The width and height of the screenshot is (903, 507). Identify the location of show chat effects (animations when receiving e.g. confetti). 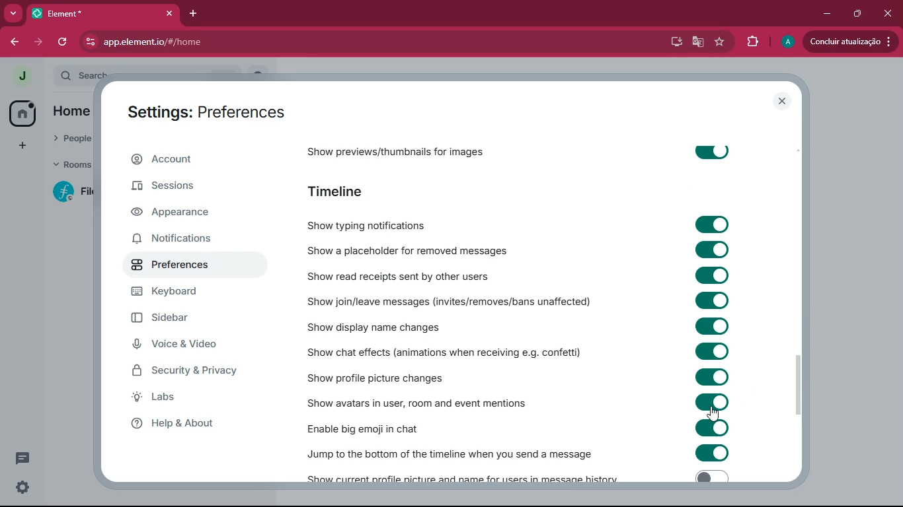
(442, 352).